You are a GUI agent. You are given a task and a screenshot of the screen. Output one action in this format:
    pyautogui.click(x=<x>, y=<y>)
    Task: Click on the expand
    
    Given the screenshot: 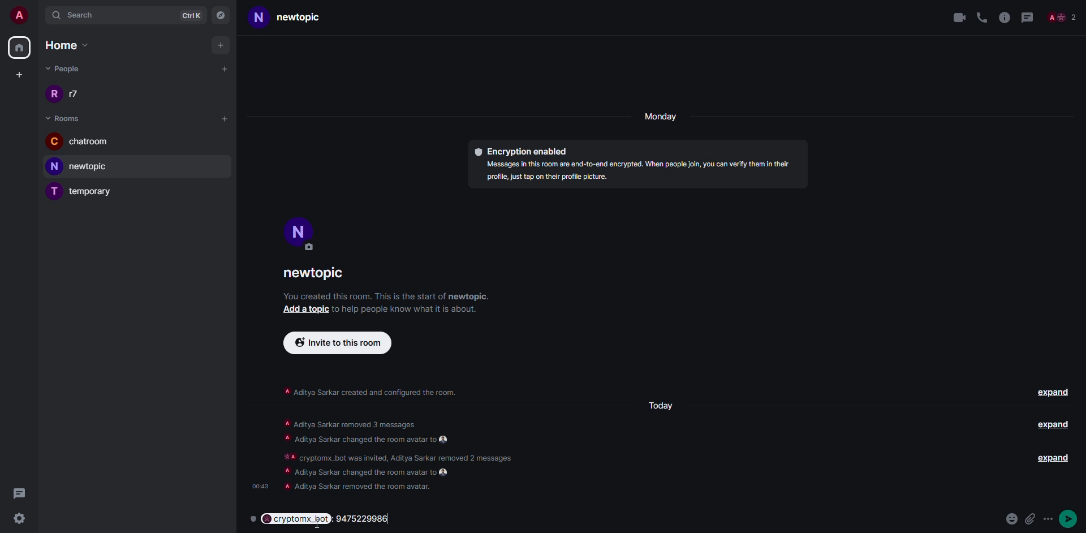 What is the action you would take?
    pyautogui.click(x=1054, y=392)
    